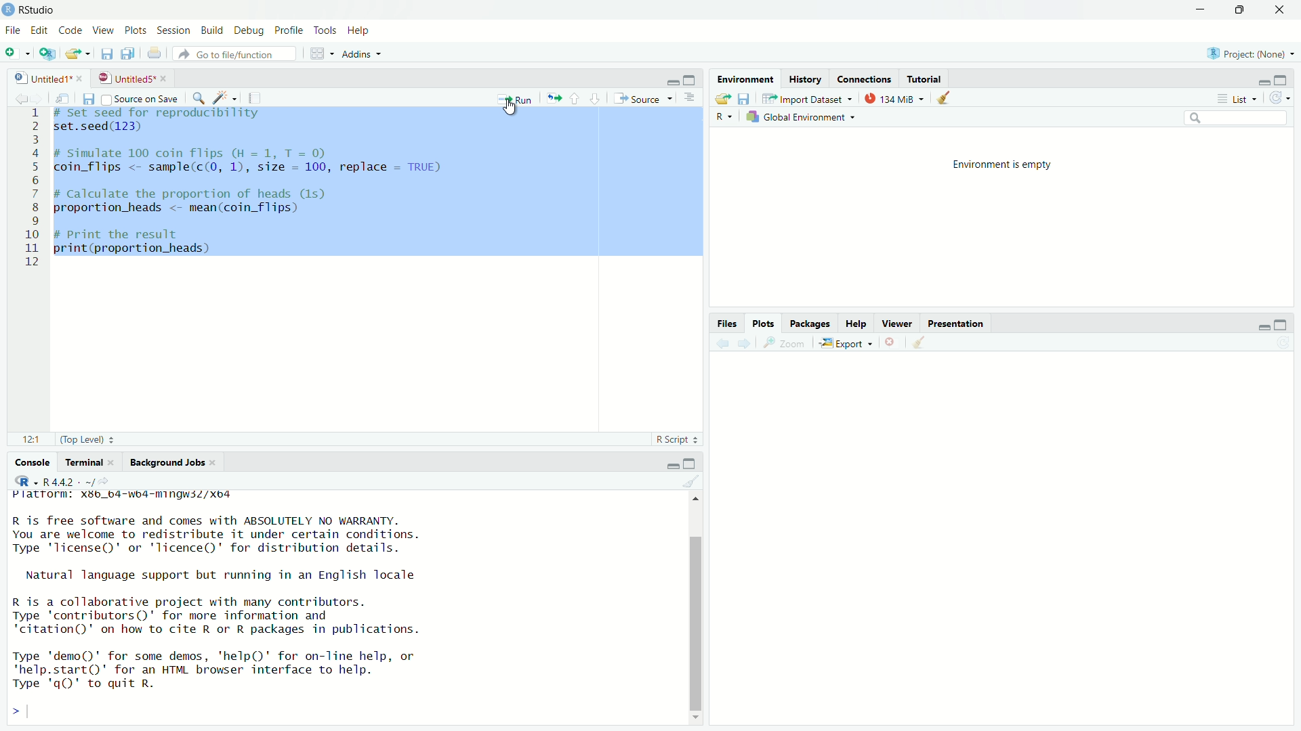 This screenshot has width=1301, height=731. Describe the element at coordinates (362, 53) in the screenshot. I see `addins` at that location.